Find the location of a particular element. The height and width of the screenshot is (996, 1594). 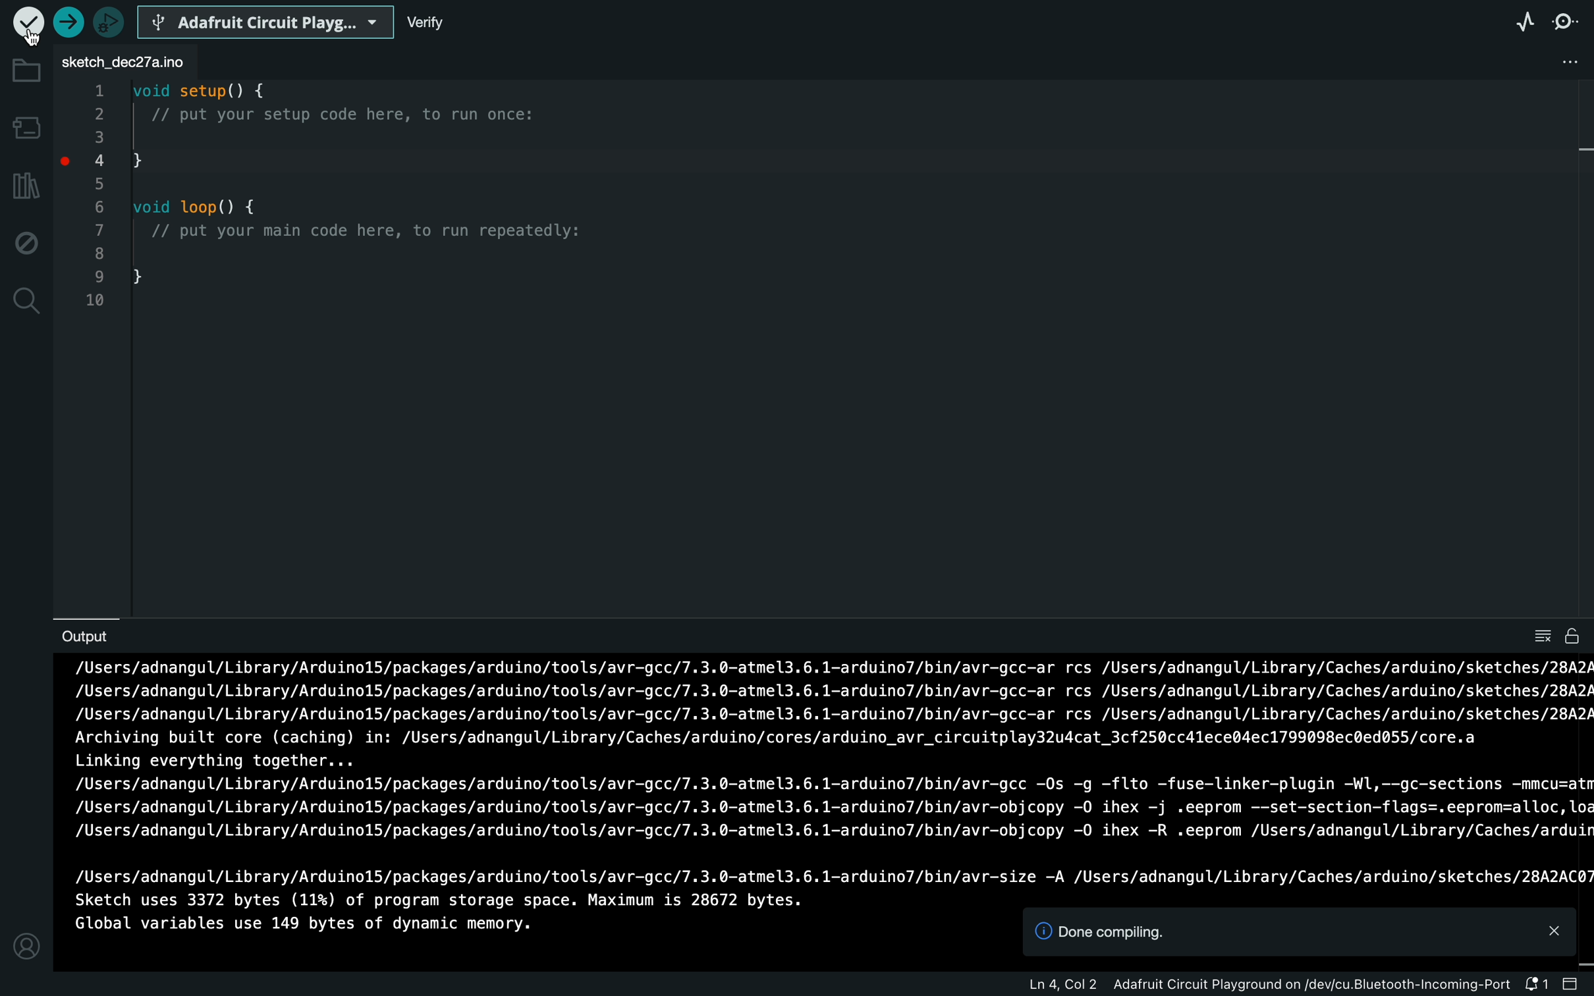

debug is located at coordinates (24, 242).